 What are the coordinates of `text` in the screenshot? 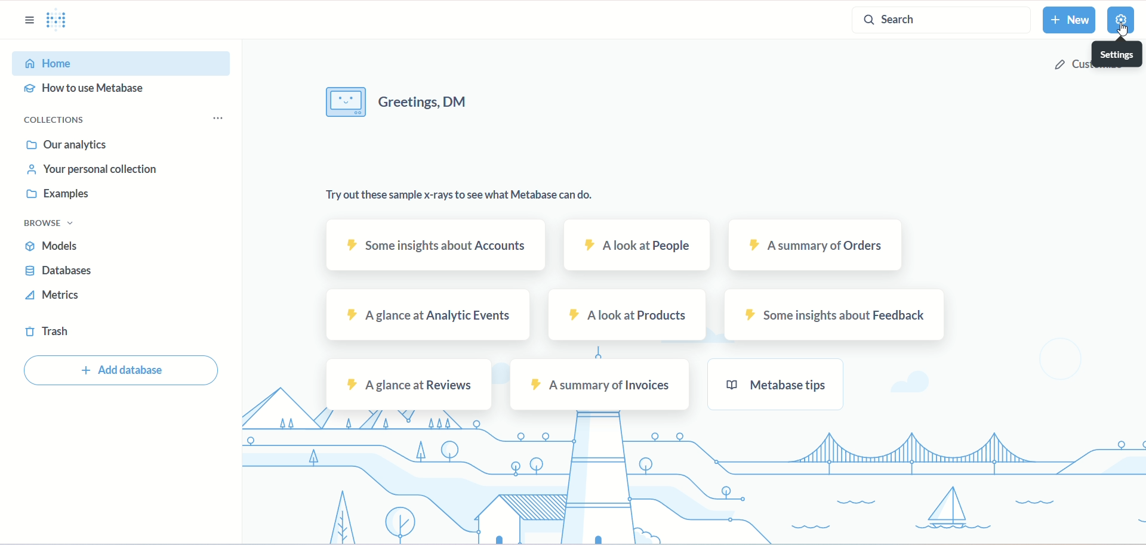 It's located at (463, 196).